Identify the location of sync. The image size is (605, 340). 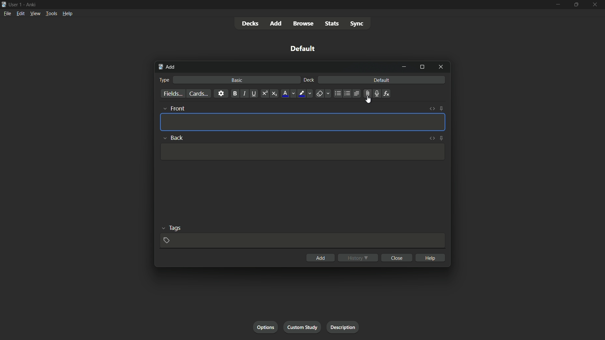
(358, 24).